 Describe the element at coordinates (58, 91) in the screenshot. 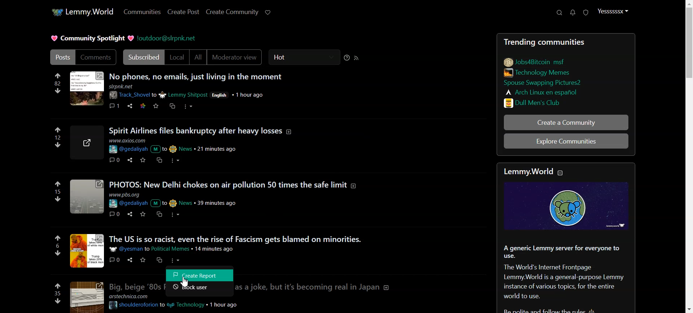

I see `downvote` at that location.